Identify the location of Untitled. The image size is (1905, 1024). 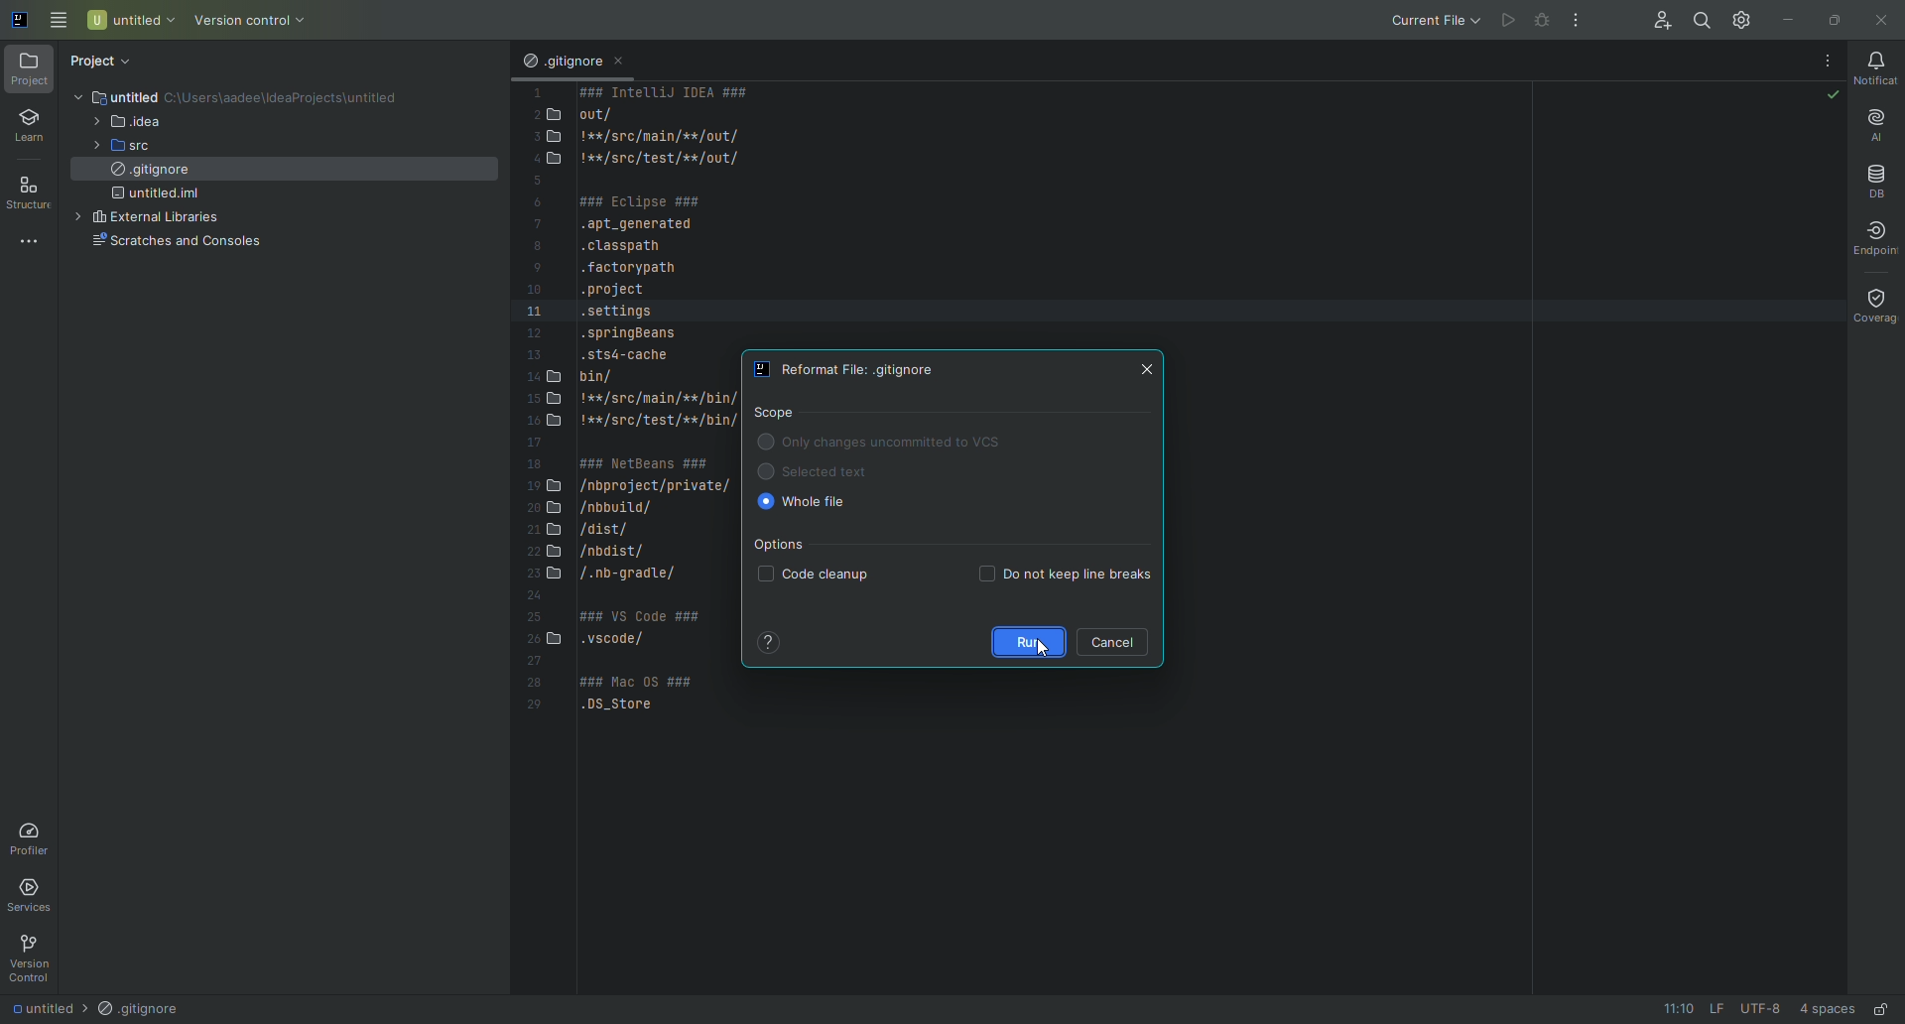
(131, 19).